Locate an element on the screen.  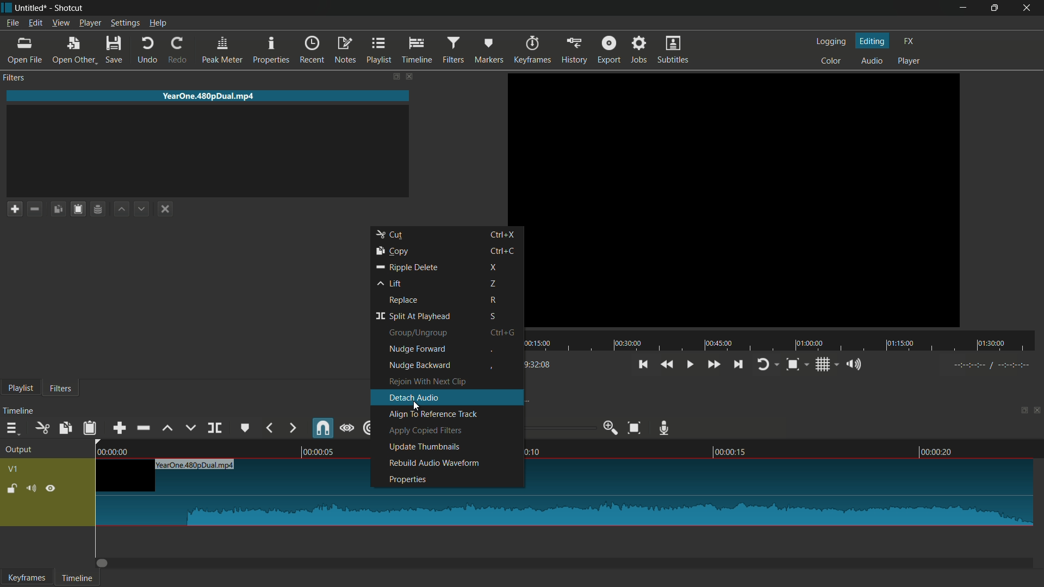
cursor is located at coordinates (416, 407).